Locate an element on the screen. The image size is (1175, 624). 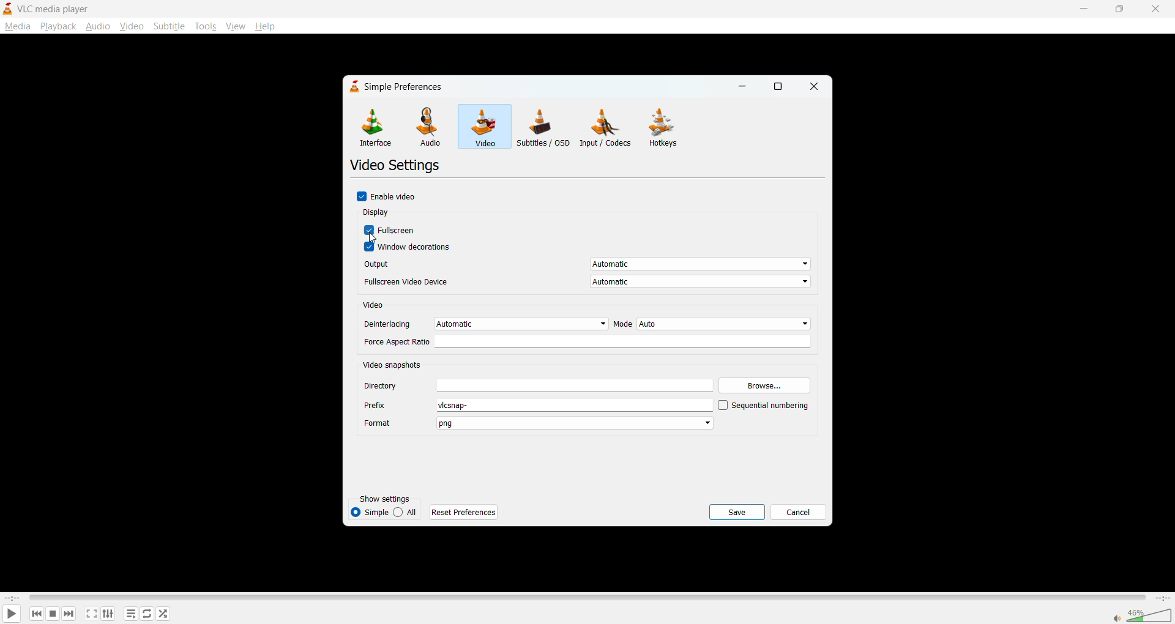
audio is located at coordinates (430, 127).